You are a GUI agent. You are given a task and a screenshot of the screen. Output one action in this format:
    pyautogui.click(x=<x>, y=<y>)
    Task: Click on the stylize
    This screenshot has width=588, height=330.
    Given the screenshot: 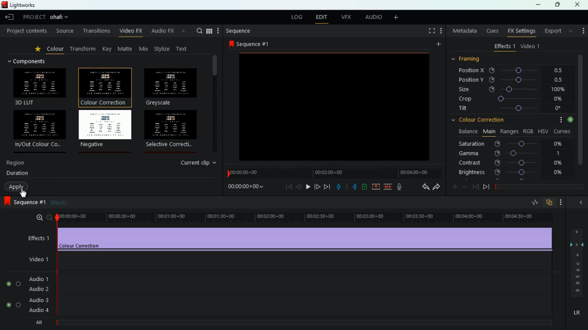 What is the action you would take?
    pyautogui.click(x=163, y=49)
    